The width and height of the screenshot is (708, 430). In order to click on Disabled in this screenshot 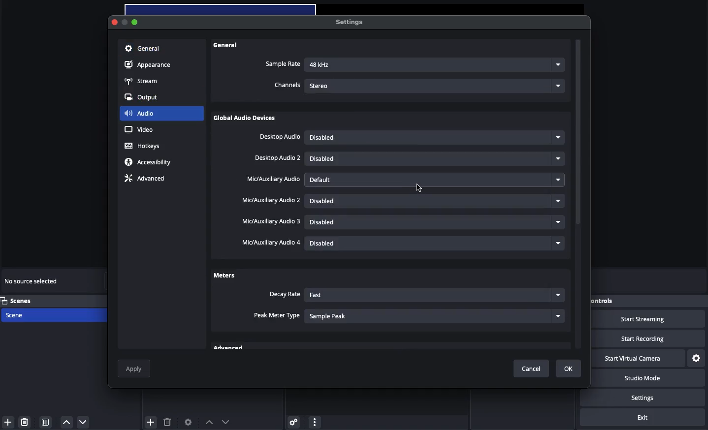, I will do `click(434, 138)`.